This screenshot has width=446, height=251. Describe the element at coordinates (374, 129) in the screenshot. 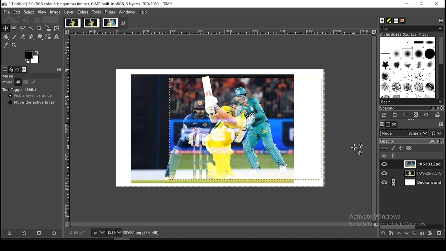

I see `scroll bar` at that location.